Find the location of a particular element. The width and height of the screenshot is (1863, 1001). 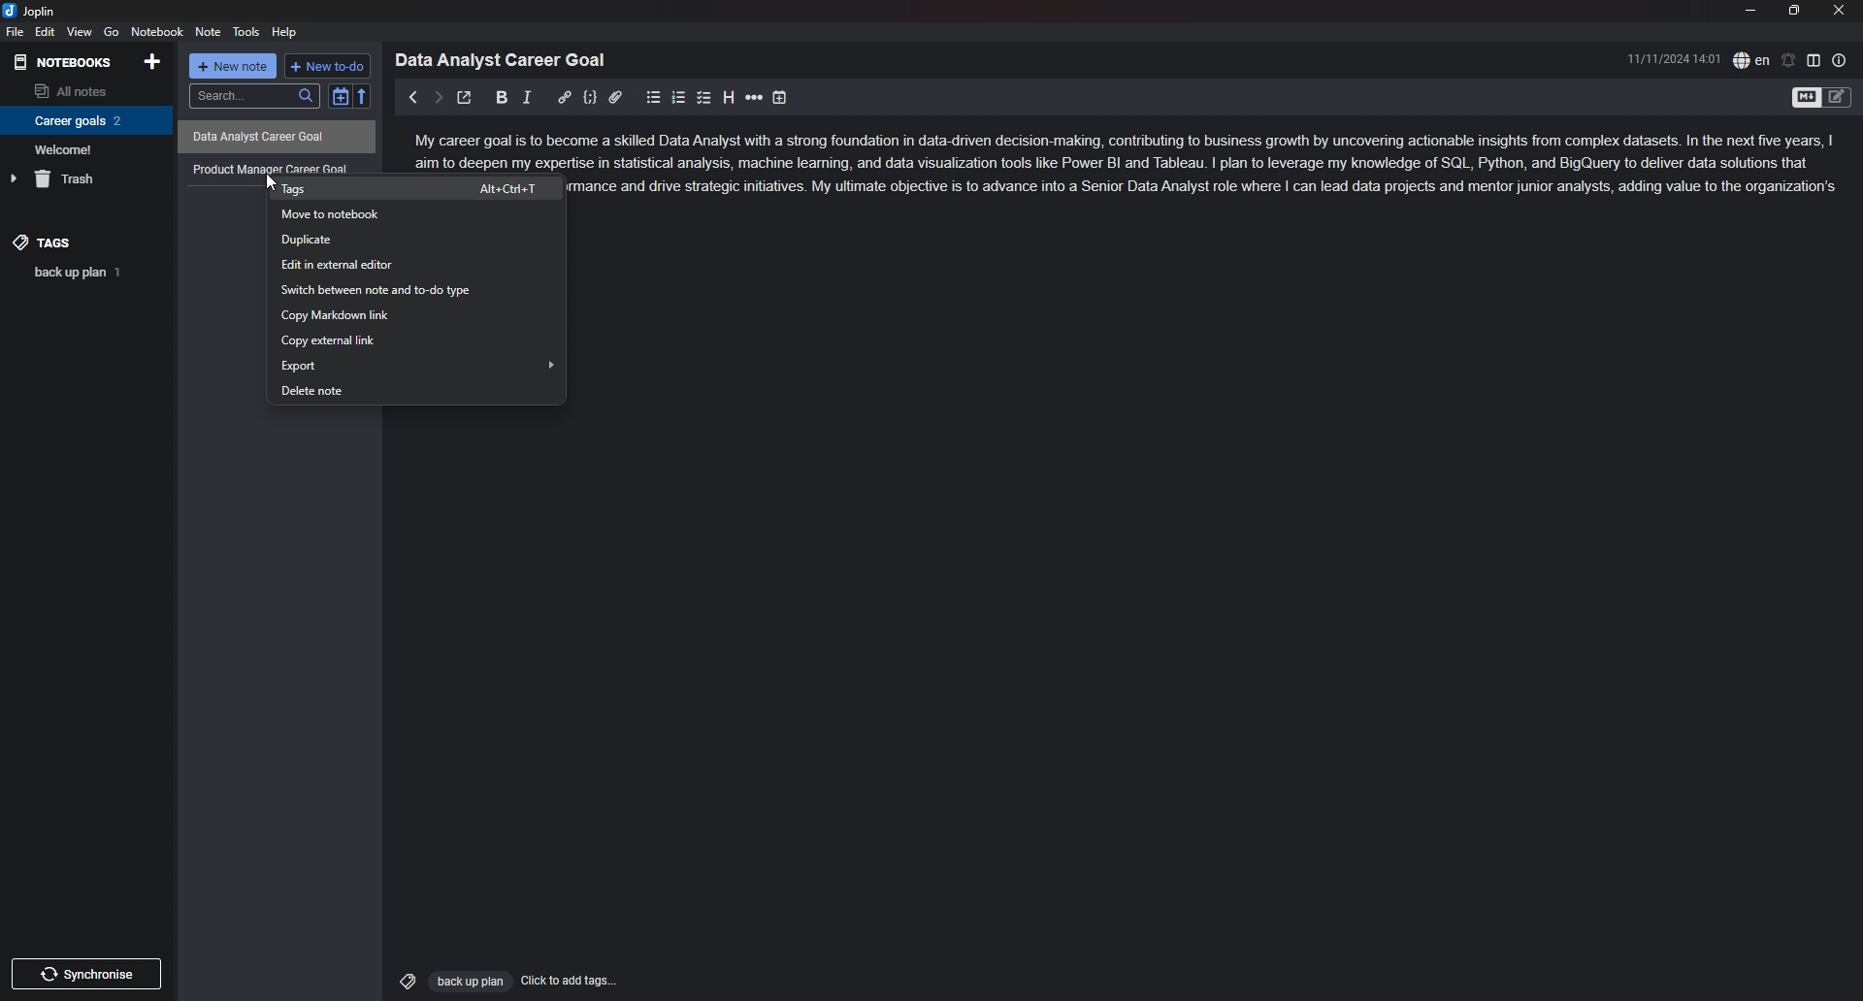

note properties is located at coordinates (1840, 60).